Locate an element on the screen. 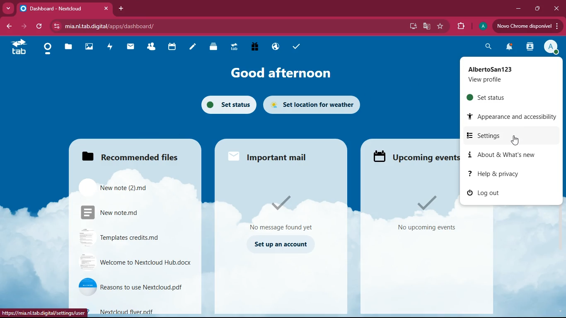  activity is located at coordinates (529, 47).